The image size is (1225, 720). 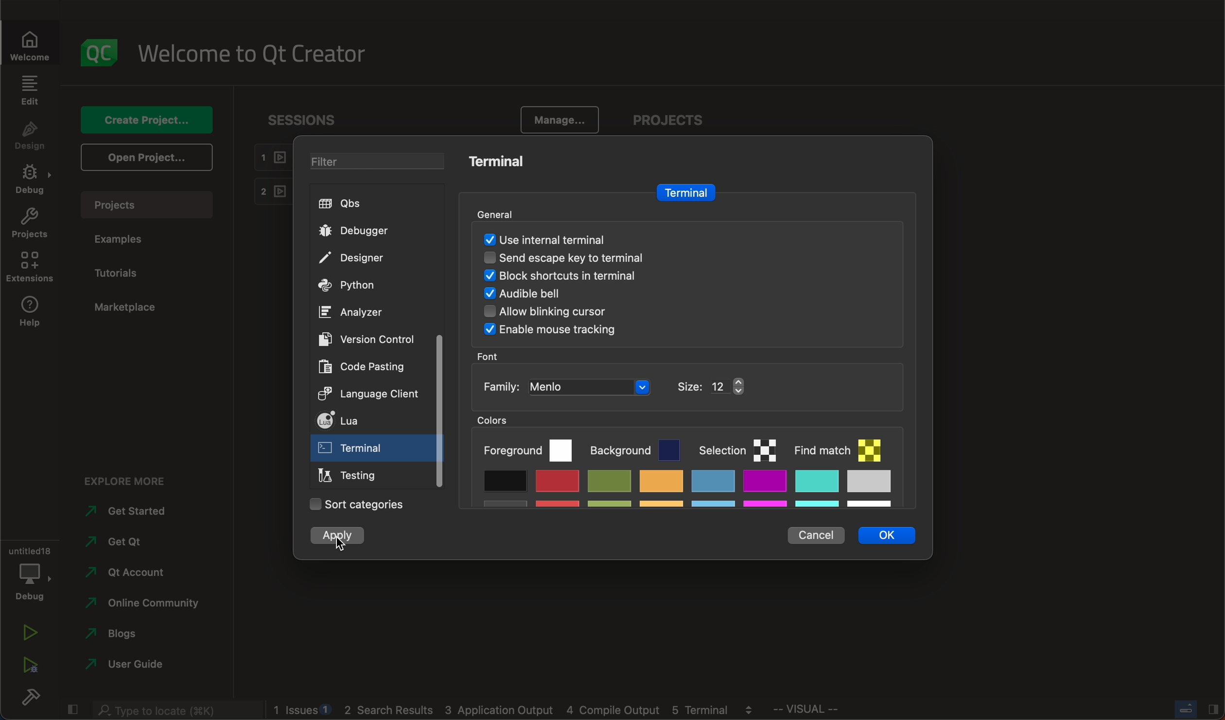 What do you see at coordinates (347, 203) in the screenshot?
I see `qbs` at bounding box center [347, 203].